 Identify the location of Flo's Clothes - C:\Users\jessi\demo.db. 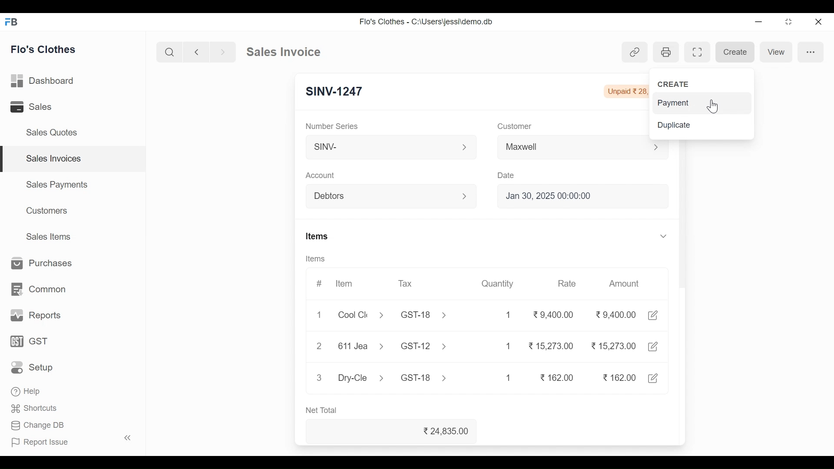
(427, 21).